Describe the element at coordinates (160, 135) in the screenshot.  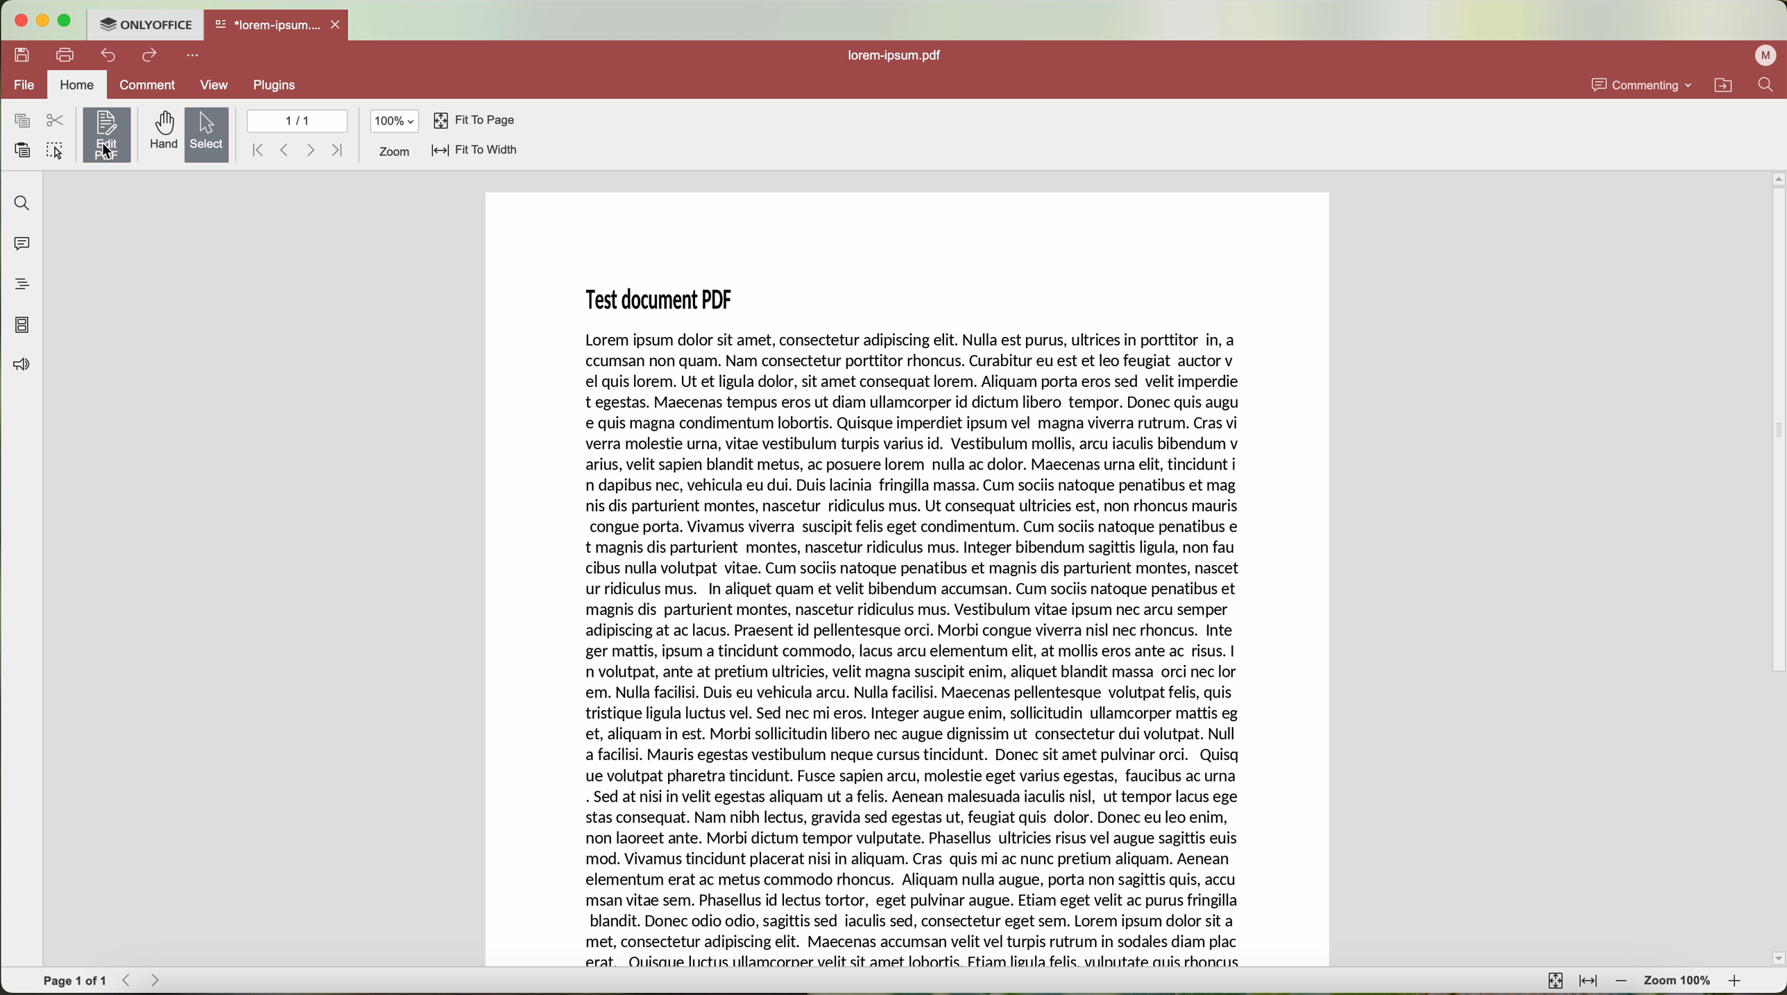
I see `hand` at that location.